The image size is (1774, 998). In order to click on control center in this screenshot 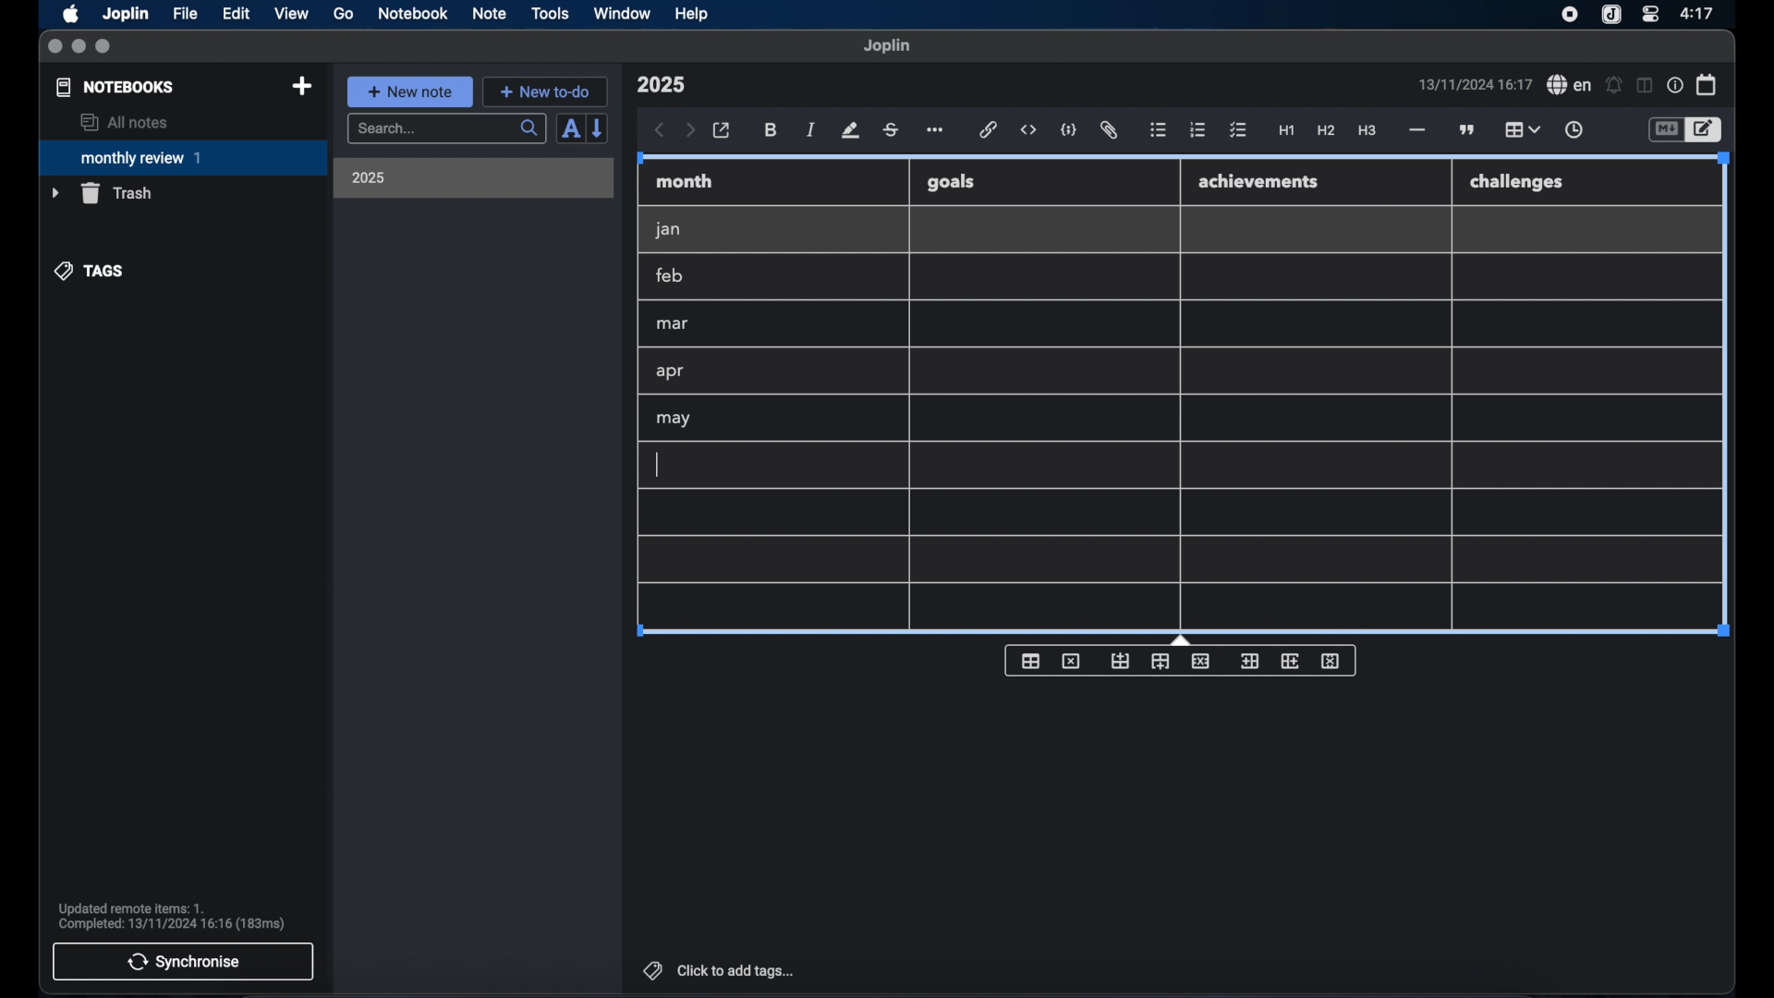, I will do `click(1649, 13)`.